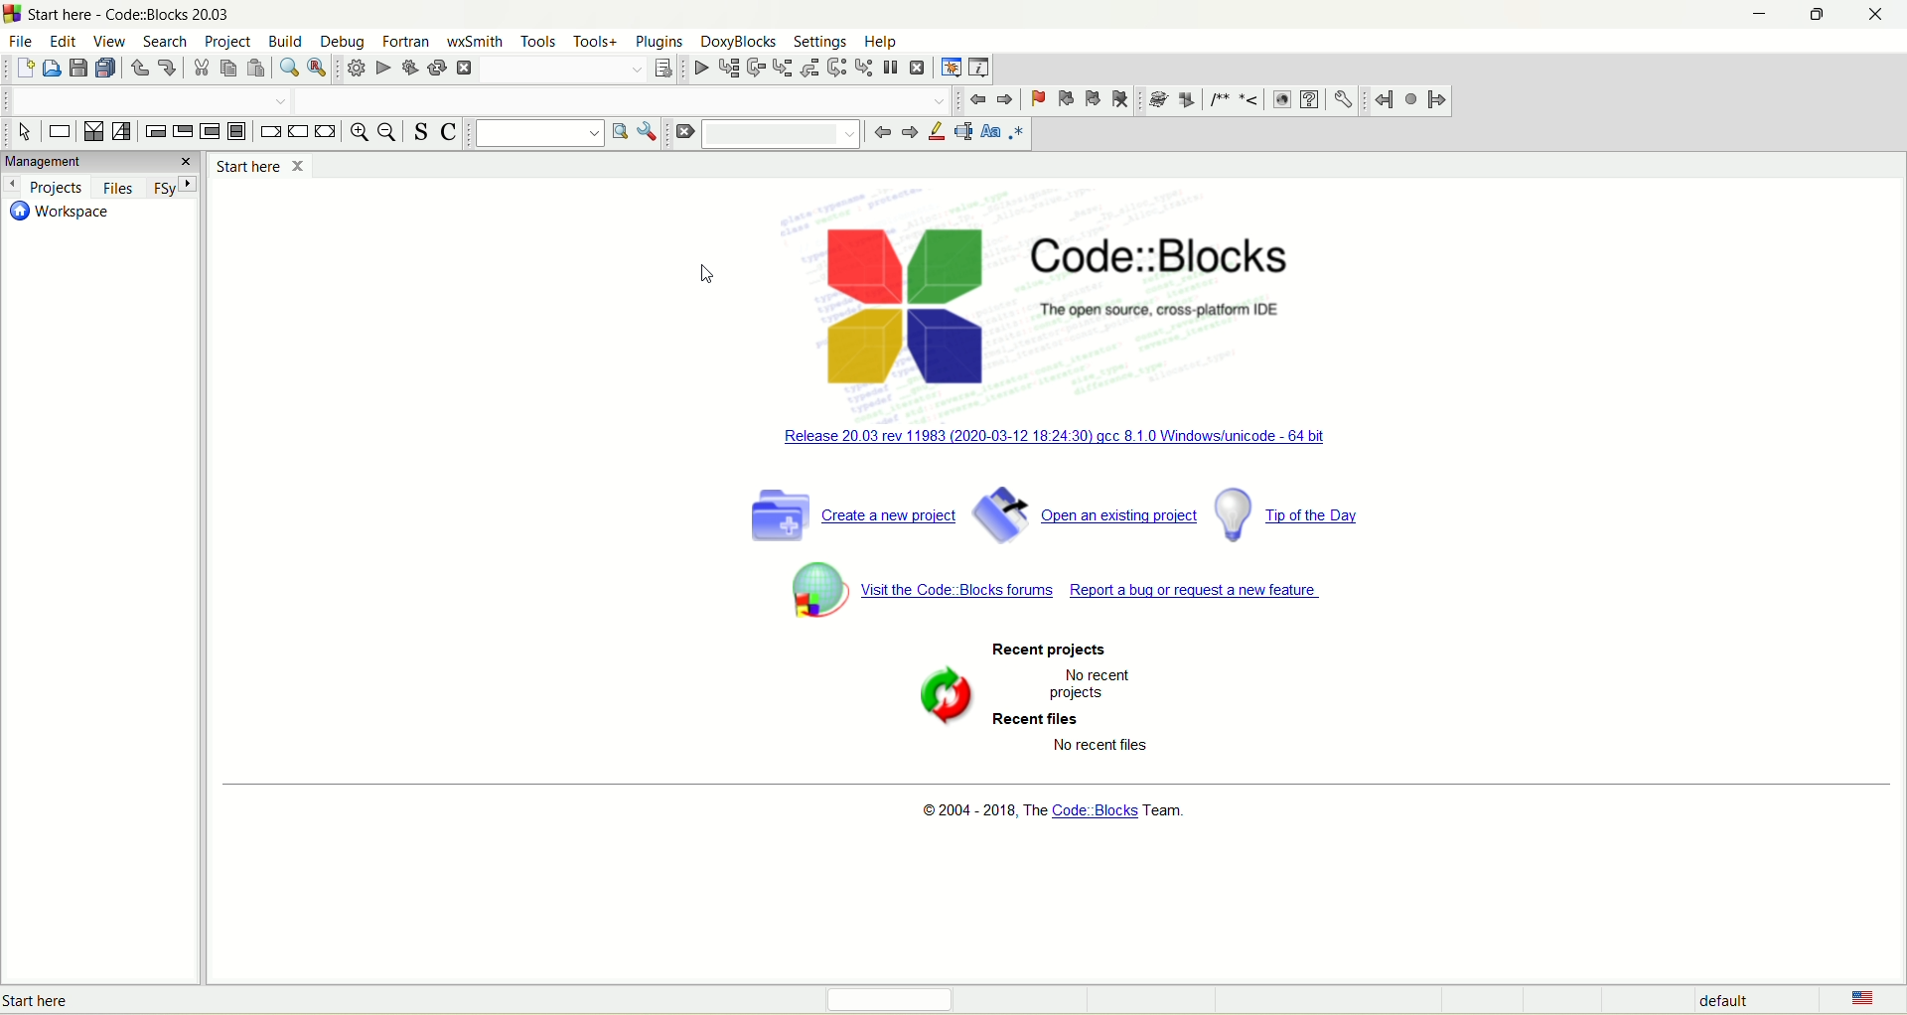 Image resolution: width=1907 pixels, height=1015 pixels. I want to click on text, so click(1165, 308).